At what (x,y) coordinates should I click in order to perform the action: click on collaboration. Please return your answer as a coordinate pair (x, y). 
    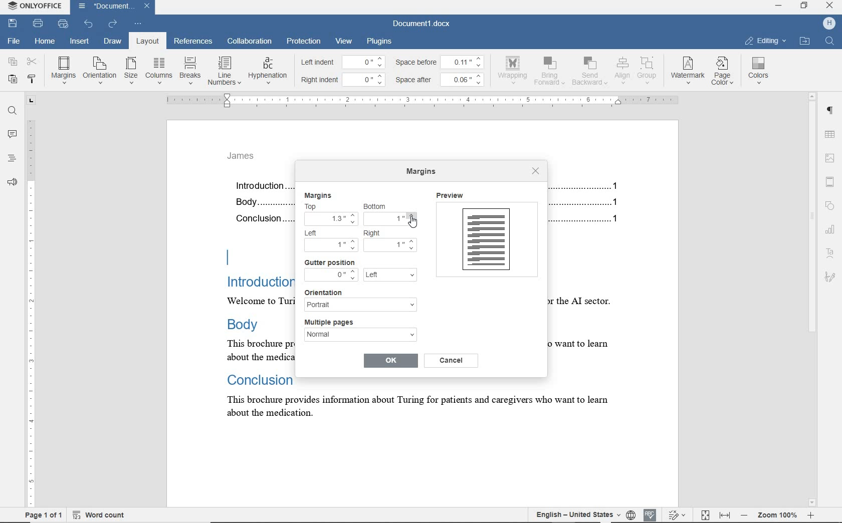
    Looking at the image, I should click on (250, 42).